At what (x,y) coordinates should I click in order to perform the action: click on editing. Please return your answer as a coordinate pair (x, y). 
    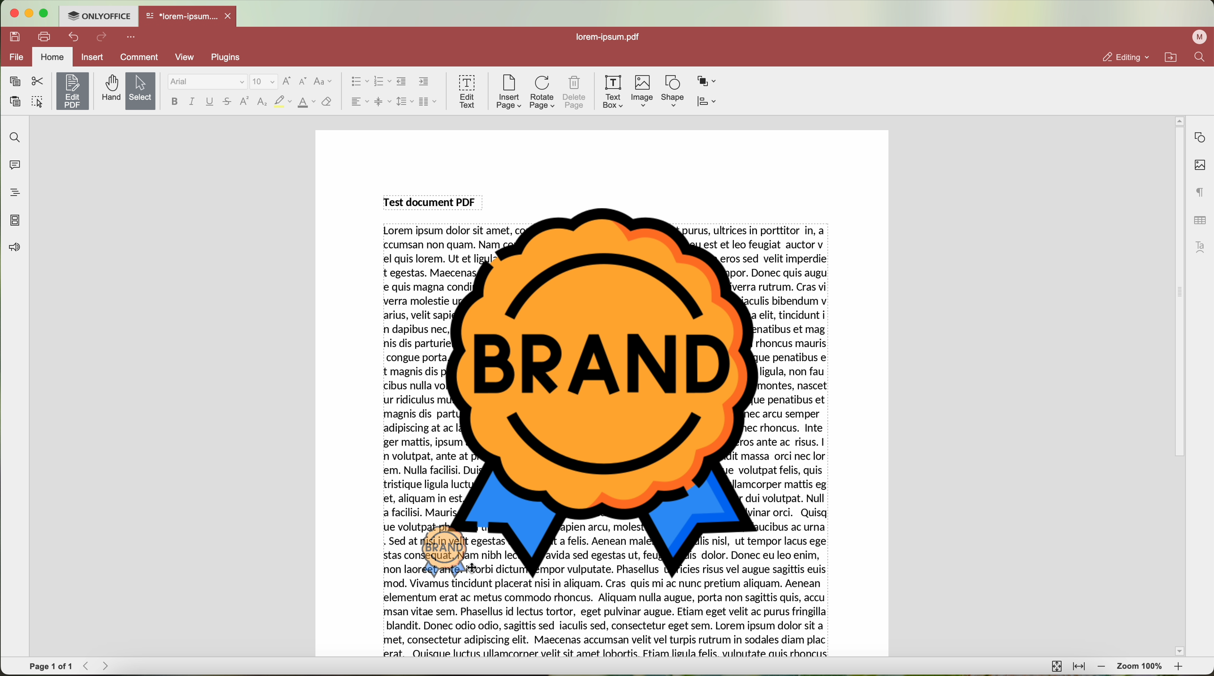
    Looking at the image, I should click on (1125, 57).